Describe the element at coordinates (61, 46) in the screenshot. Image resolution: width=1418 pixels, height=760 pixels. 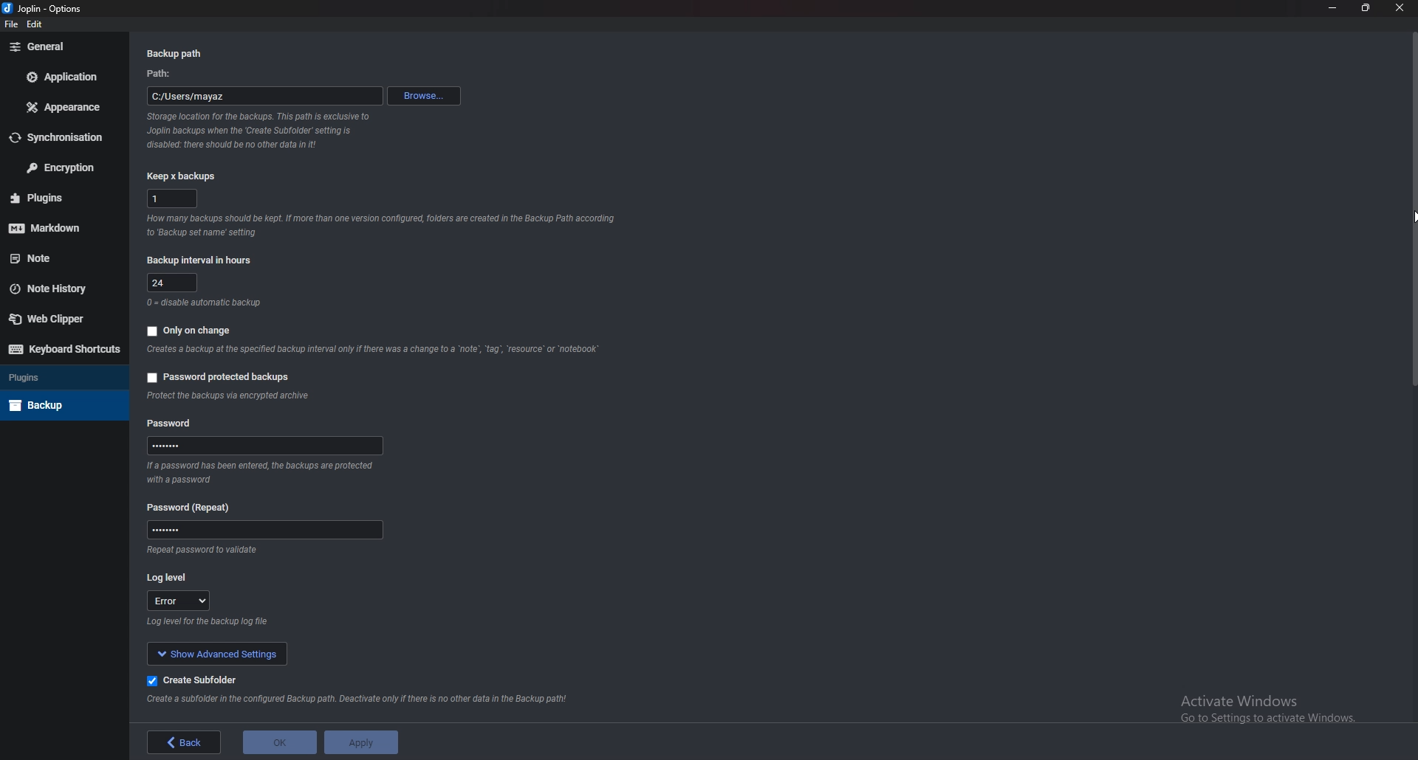
I see `General` at that location.